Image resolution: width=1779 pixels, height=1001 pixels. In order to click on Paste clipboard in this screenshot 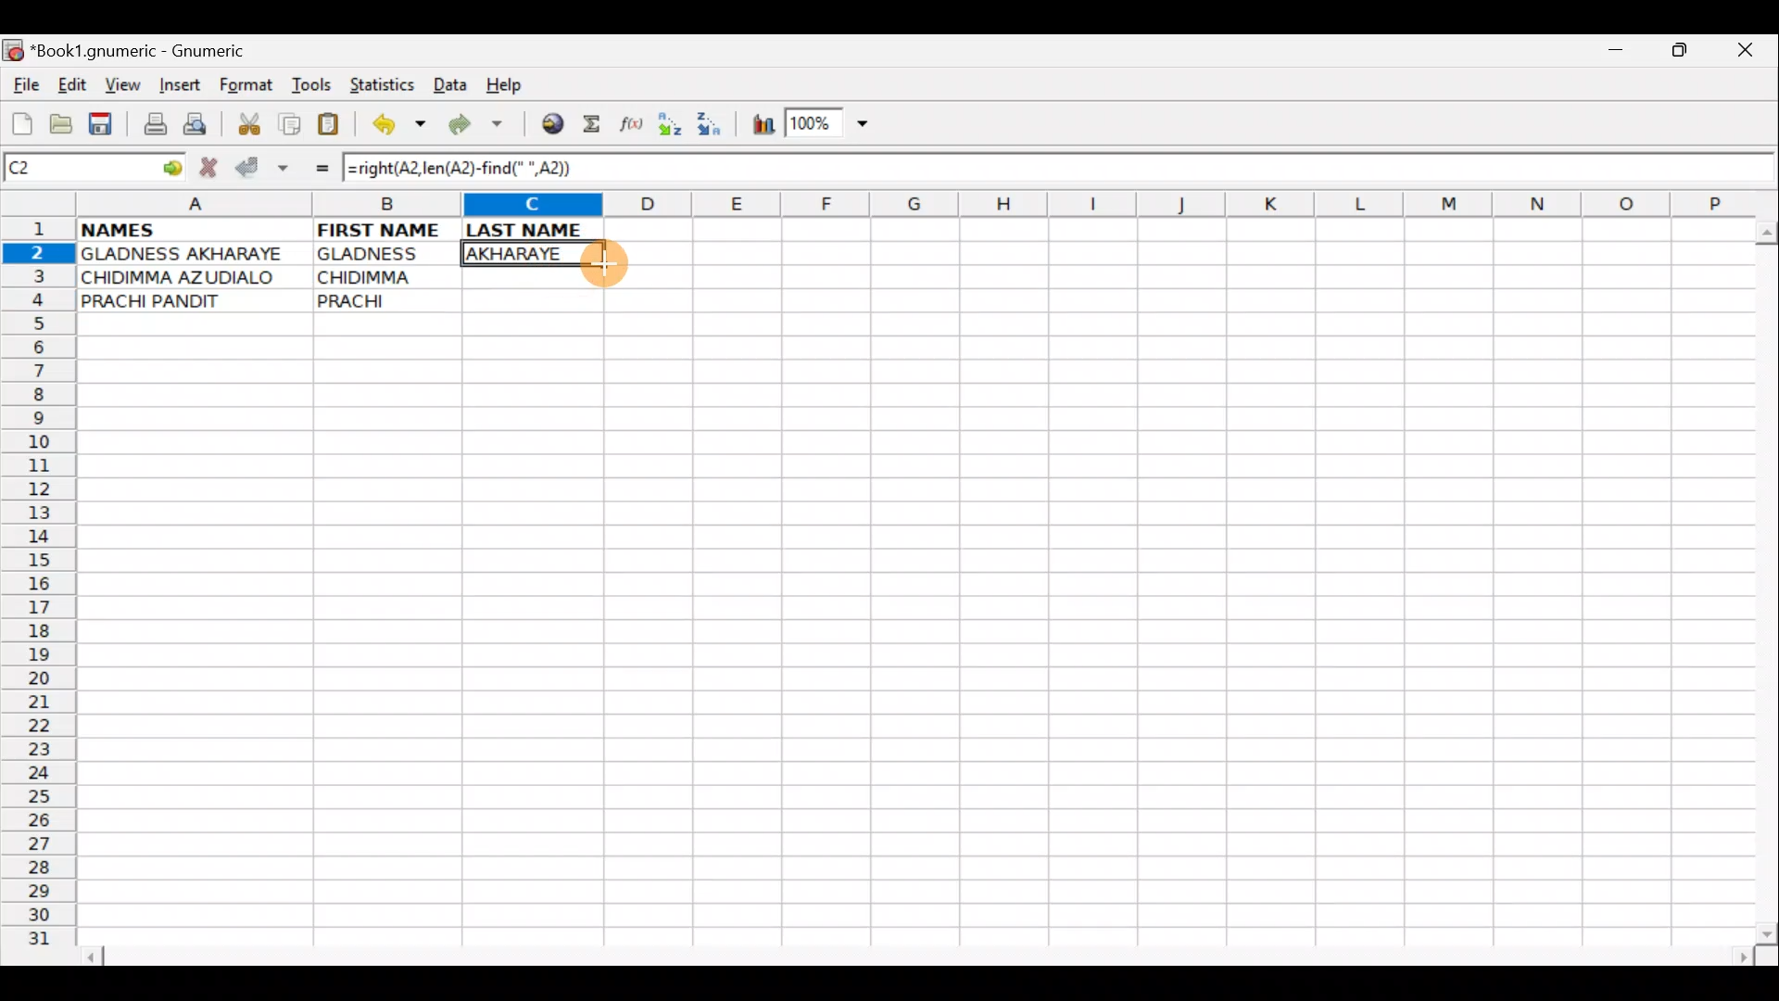, I will do `click(334, 127)`.